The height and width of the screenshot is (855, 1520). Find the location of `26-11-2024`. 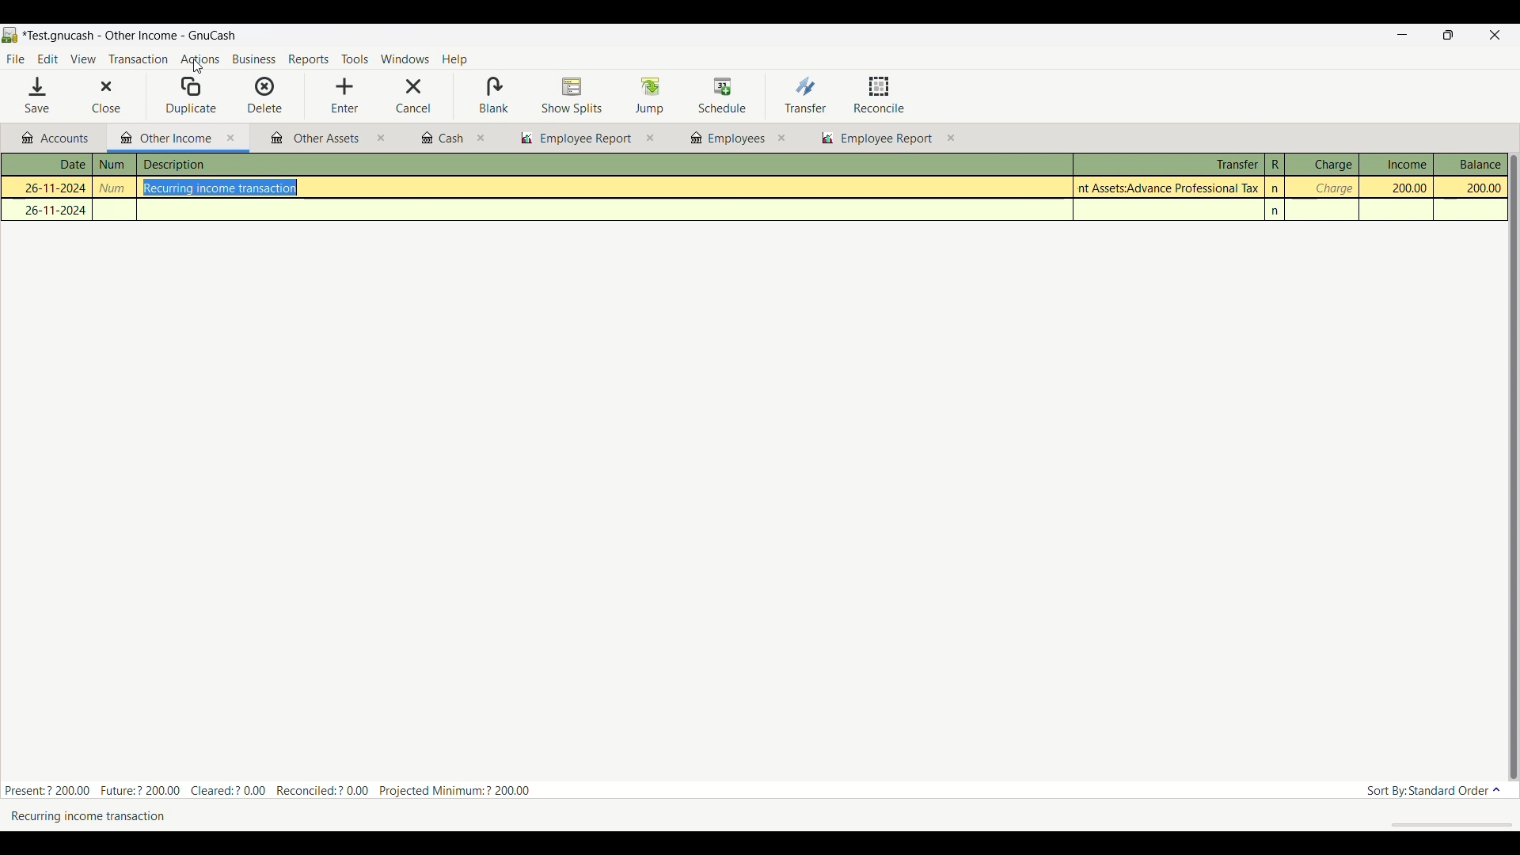

26-11-2024 is located at coordinates (51, 210).